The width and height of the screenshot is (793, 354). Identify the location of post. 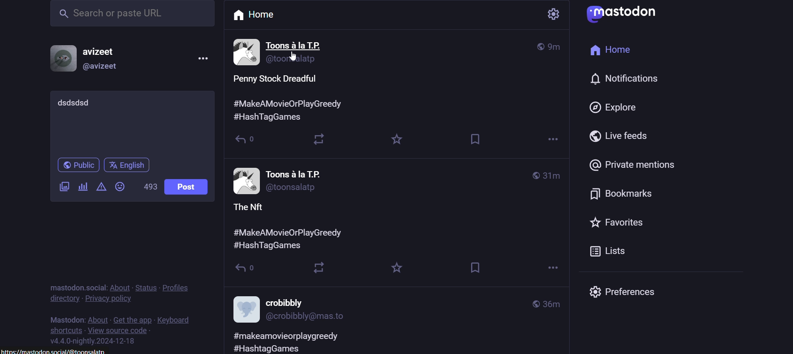
(185, 190).